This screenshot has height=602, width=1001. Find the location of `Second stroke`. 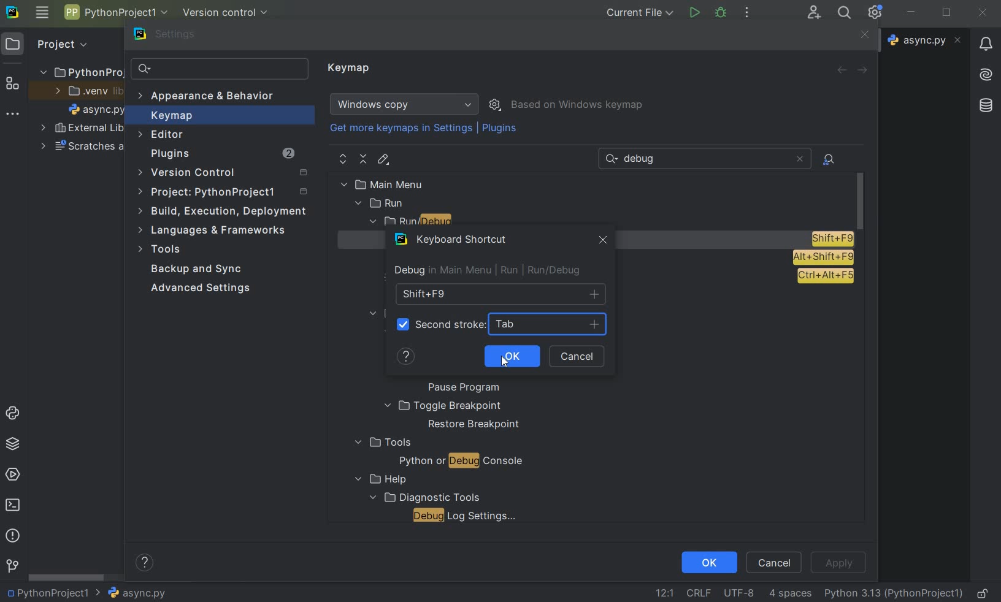

Second stroke is located at coordinates (450, 325).